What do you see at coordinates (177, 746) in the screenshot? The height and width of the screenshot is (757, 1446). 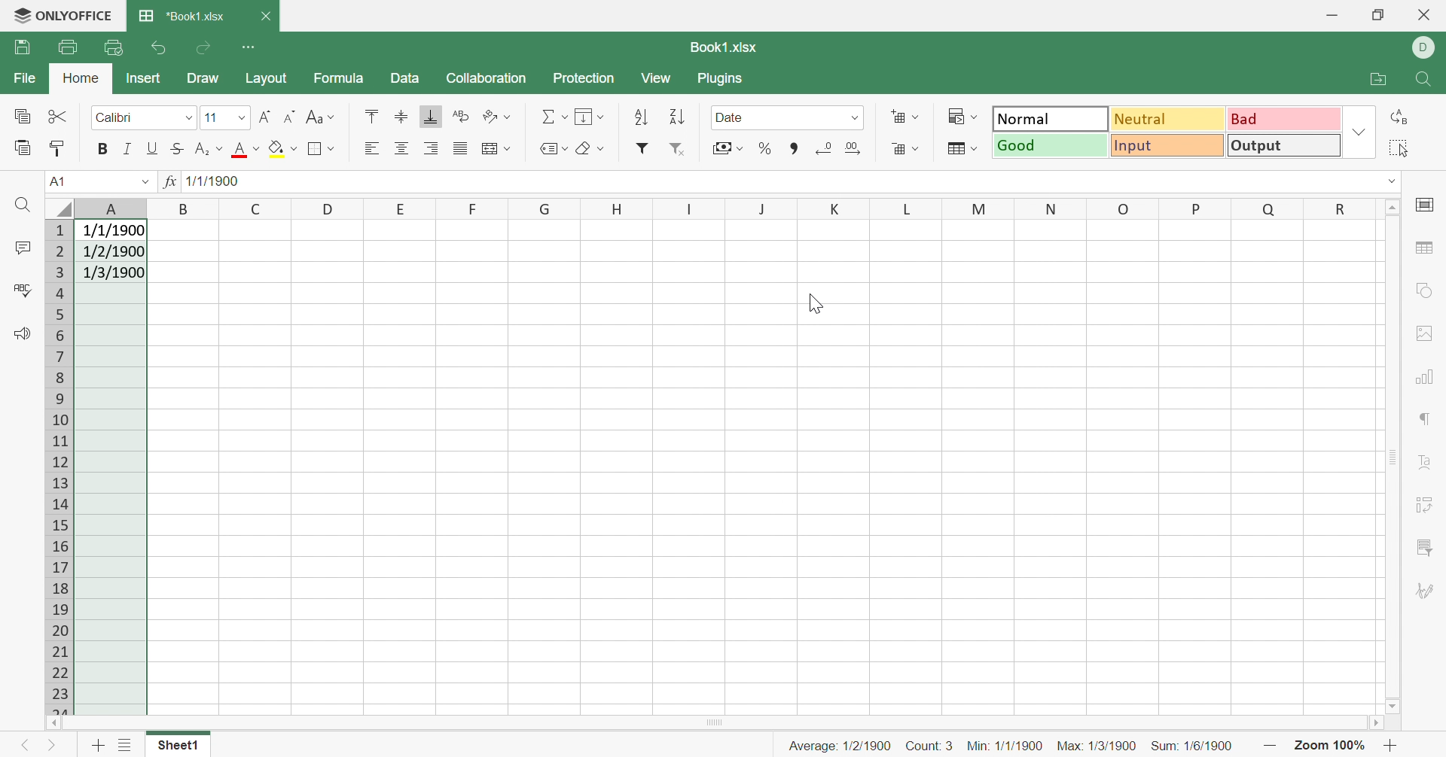 I see `Sheet1` at bounding box center [177, 746].